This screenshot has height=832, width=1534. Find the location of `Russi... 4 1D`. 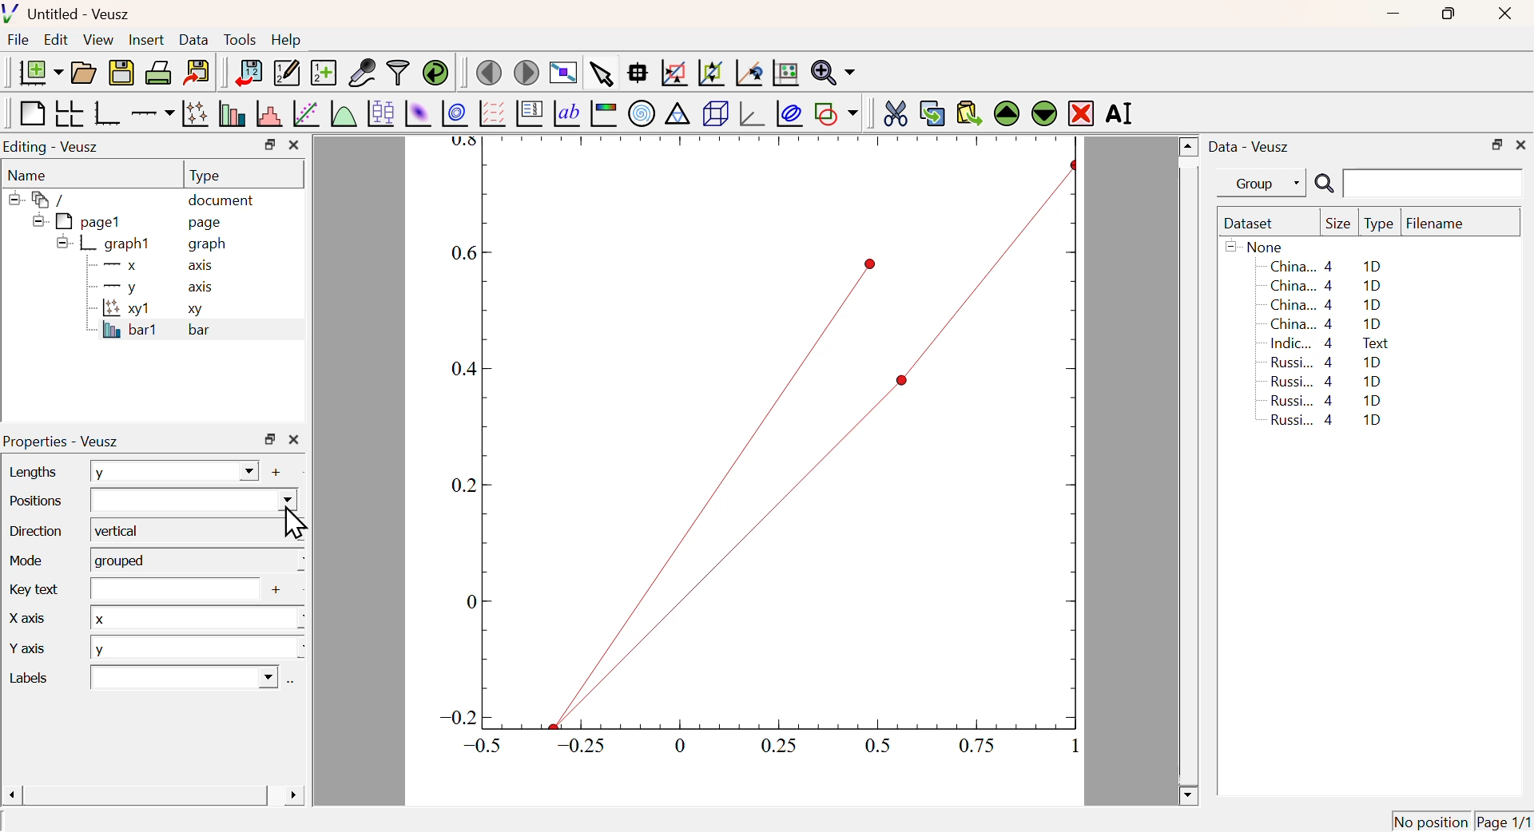

Russi... 4 1D is located at coordinates (1329, 422).